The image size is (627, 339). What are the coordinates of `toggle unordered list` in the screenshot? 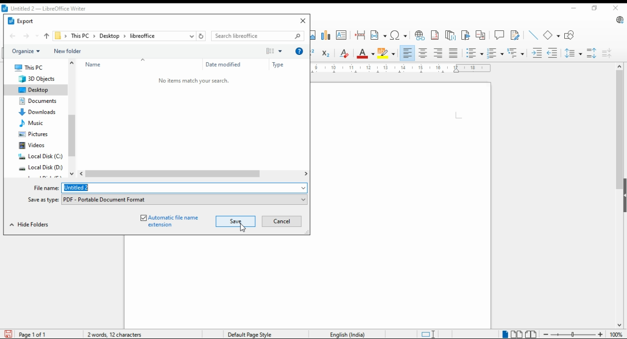 It's located at (495, 53).